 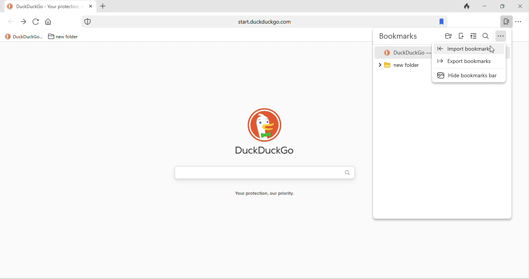 I want to click on add tab, so click(x=102, y=7).